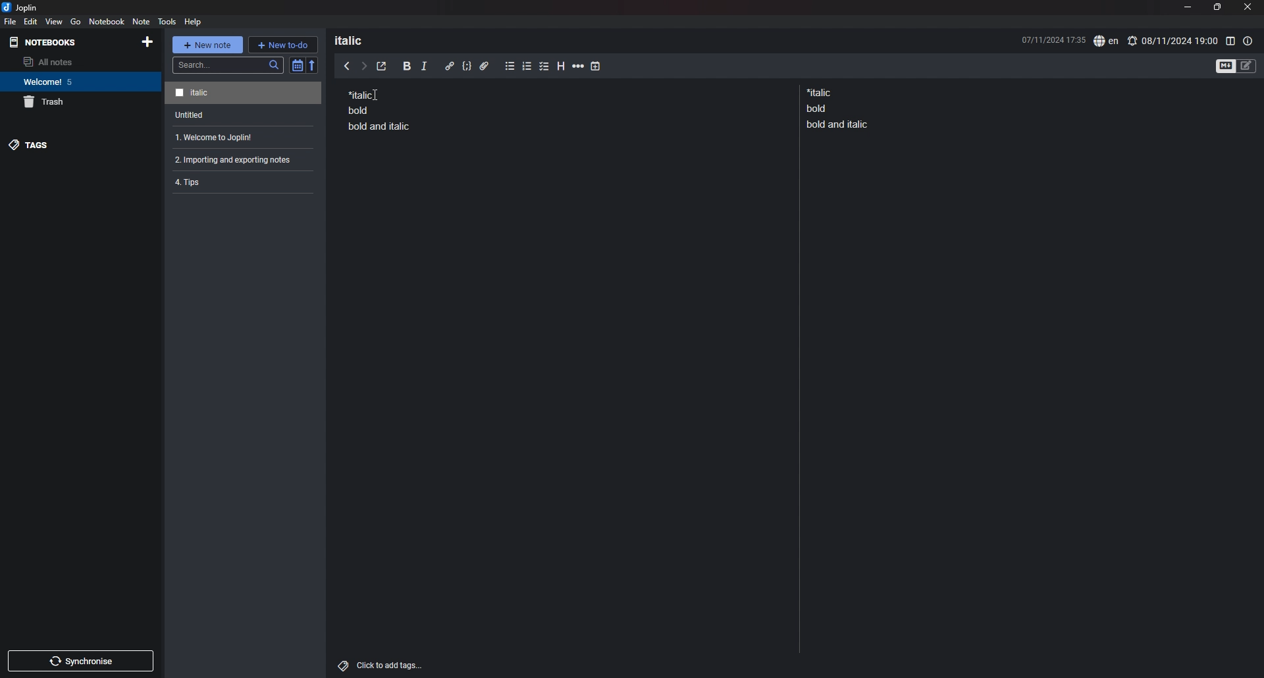 This screenshot has height=678, width=1264. What do you see at coordinates (450, 66) in the screenshot?
I see `hyperlink` at bounding box center [450, 66].